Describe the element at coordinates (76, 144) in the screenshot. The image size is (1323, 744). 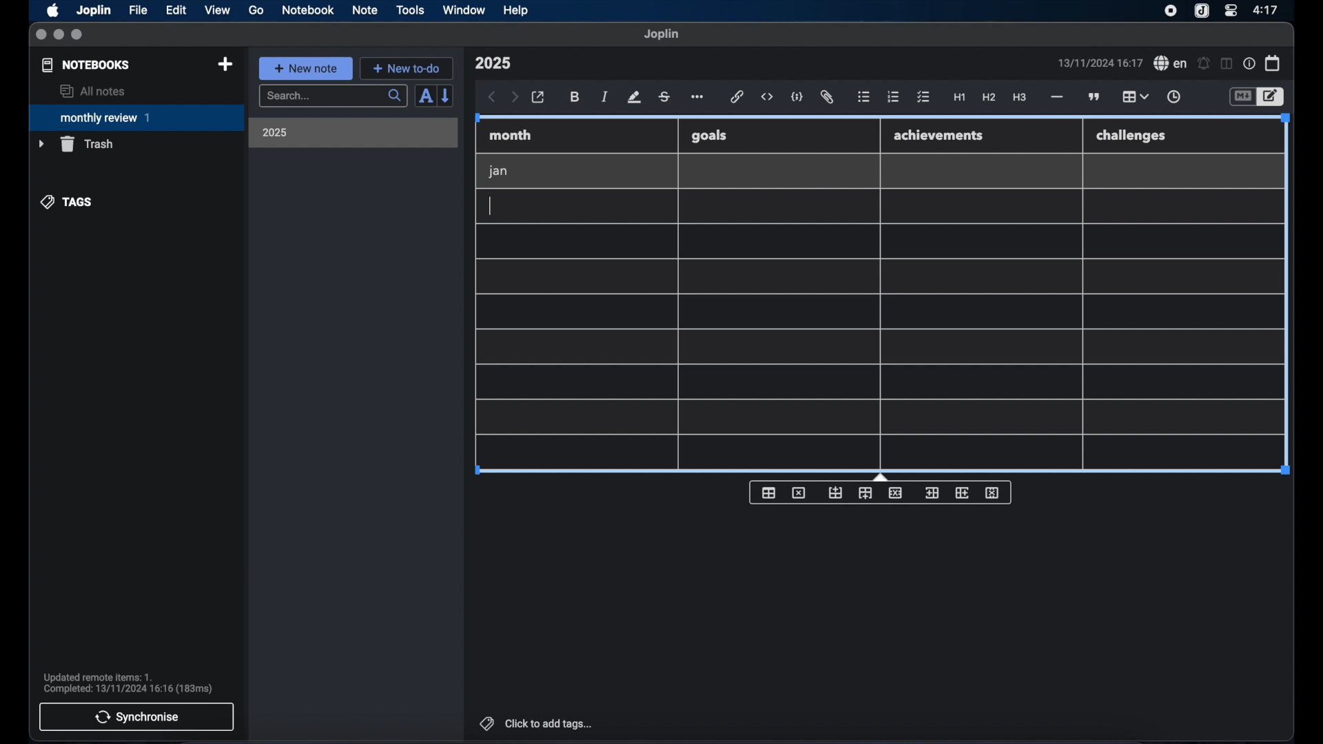
I see `trash` at that location.